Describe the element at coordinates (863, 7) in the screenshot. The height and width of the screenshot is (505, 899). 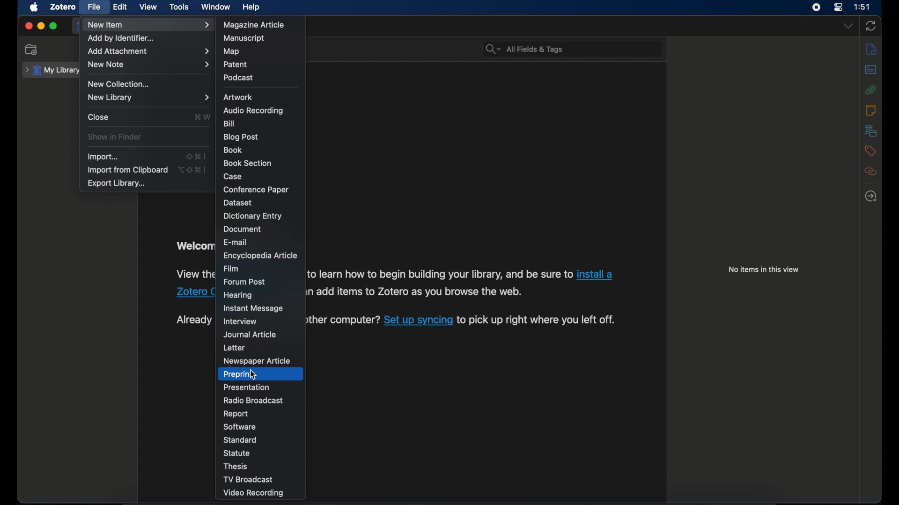
I see `1:51` at that location.